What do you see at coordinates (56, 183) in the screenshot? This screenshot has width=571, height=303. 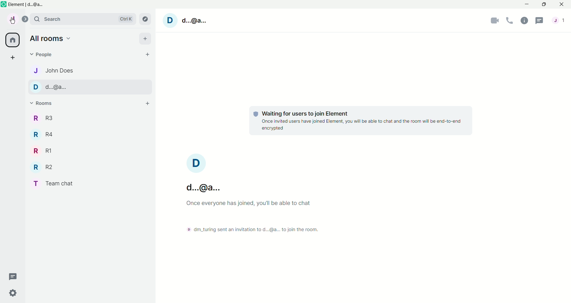 I see `Team chat - room name` at bounding box center [56, 183].